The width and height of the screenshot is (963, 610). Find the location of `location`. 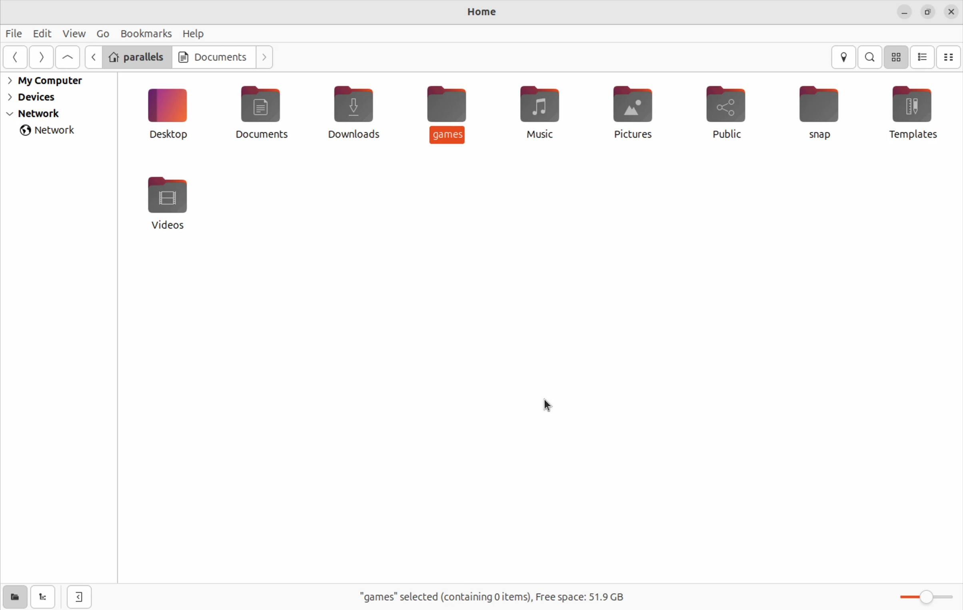

location is located at coordinates (843, 58).